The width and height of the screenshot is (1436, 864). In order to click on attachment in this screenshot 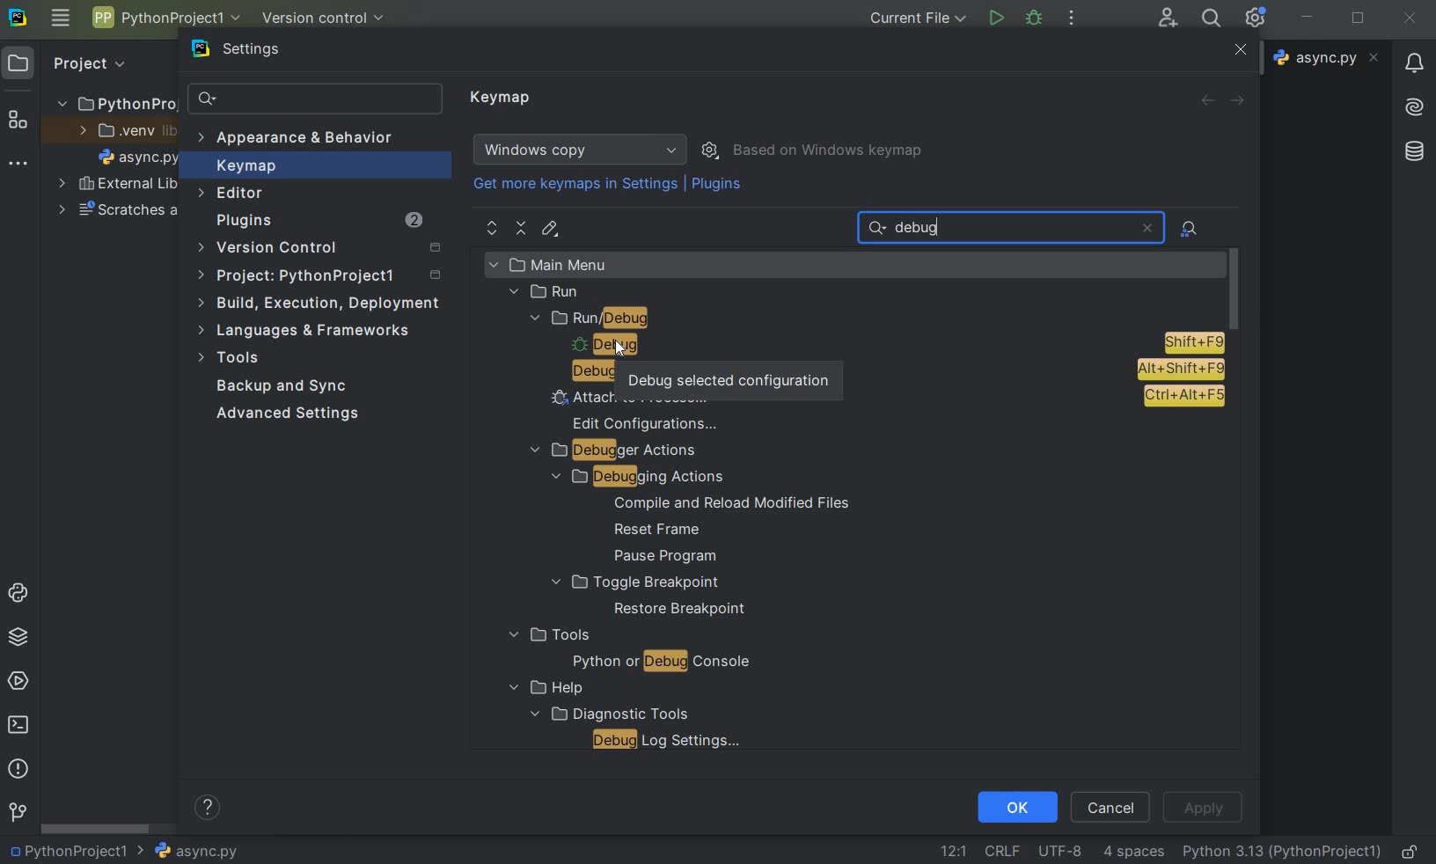, I will do `click(883, 398)`.